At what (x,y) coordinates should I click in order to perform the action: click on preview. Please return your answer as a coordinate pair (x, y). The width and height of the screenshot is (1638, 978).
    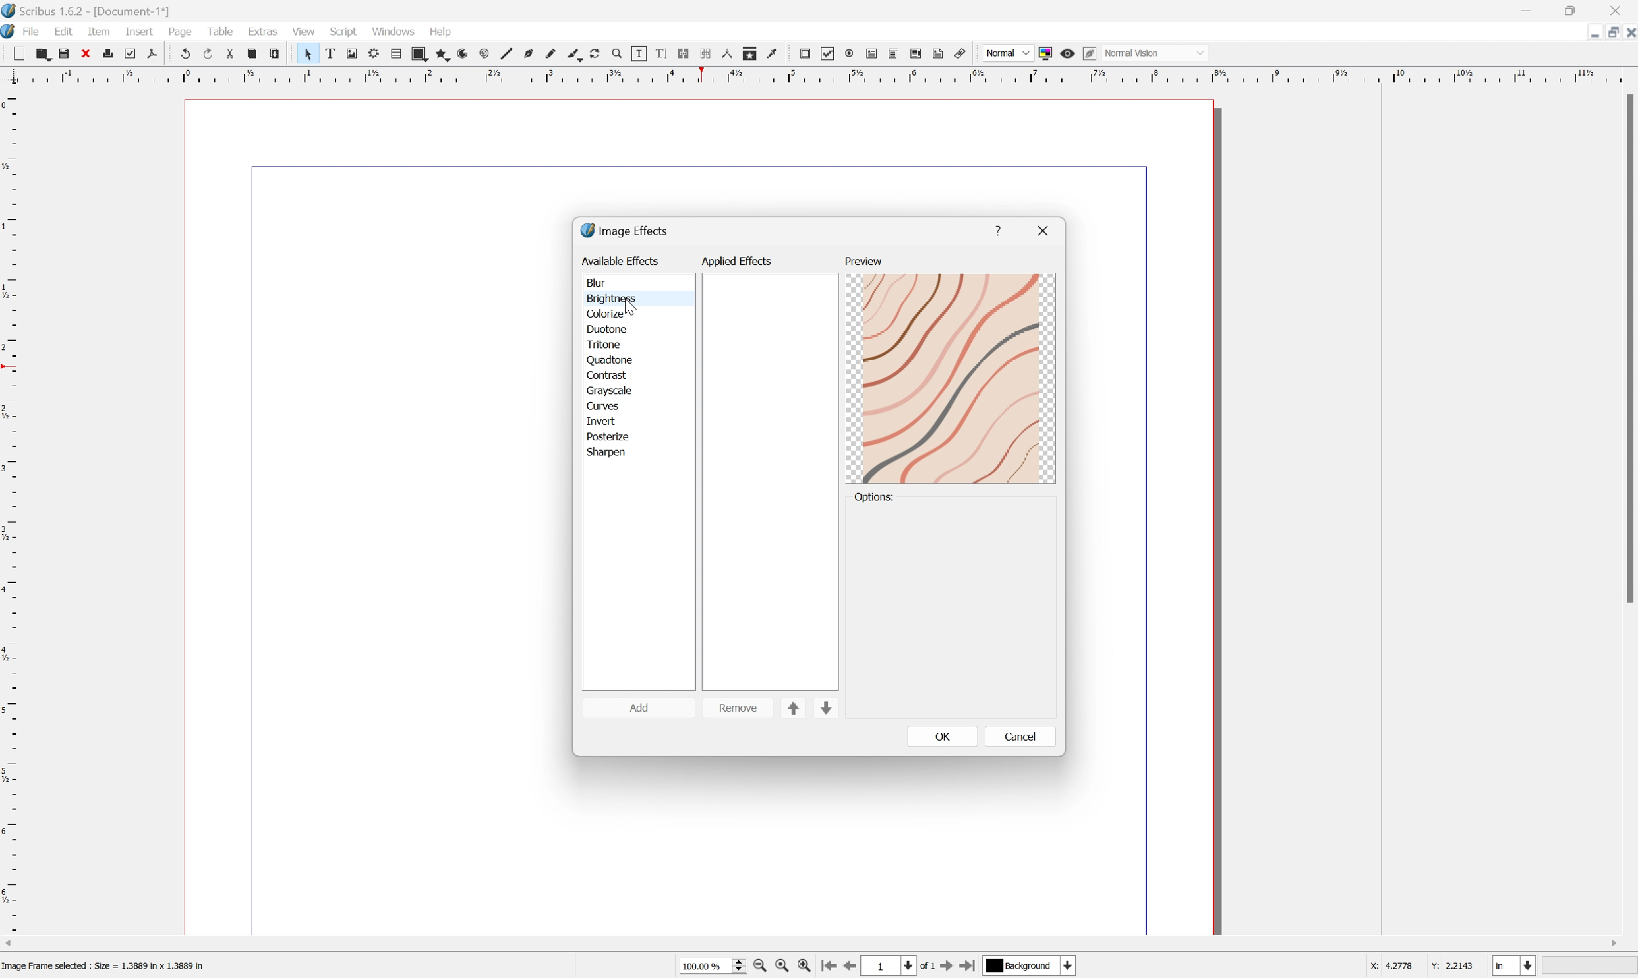
    Looking at the image, I should click on (864, 263).